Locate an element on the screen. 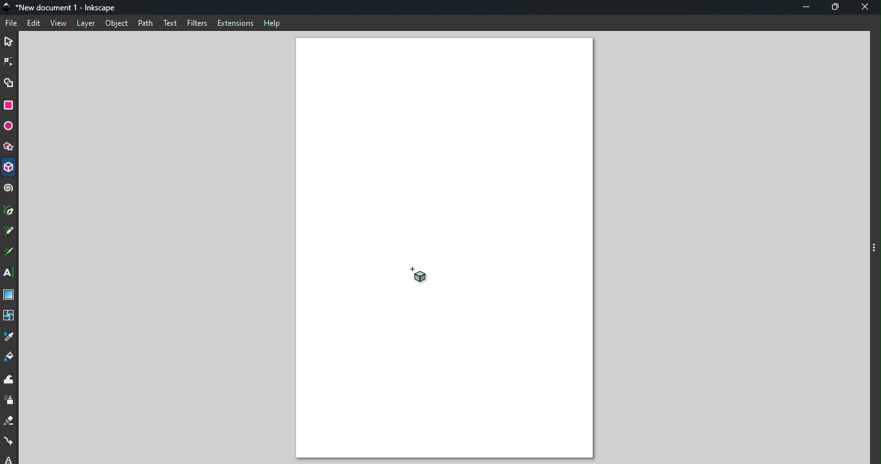  Calligraphy tool is located at coordinates (10, 253).